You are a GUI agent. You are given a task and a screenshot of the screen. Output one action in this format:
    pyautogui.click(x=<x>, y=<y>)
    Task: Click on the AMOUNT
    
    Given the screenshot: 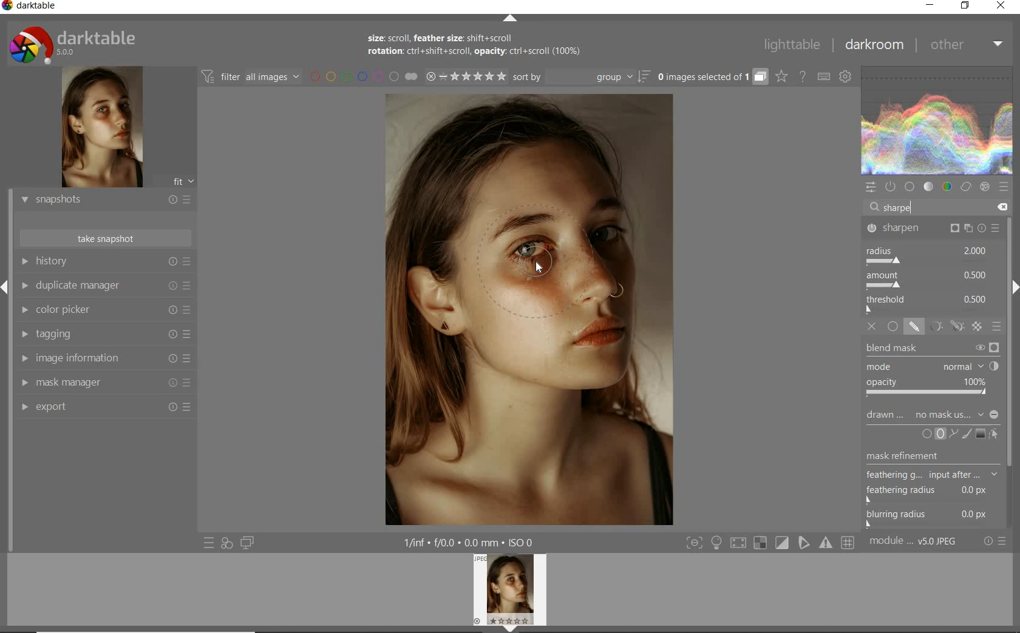 What is the action you would take?
    pyautogui.click(x=927, y=281)
    